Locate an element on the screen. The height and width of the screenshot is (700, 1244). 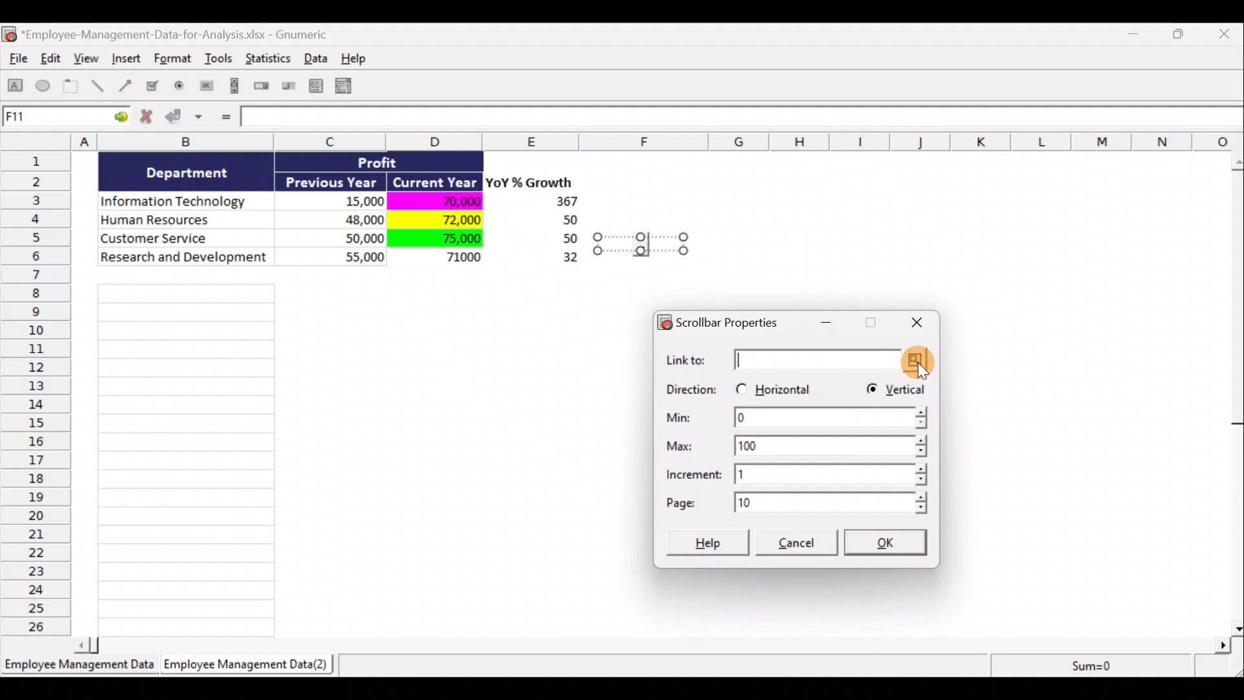
View is located at coordinates (88, 58).